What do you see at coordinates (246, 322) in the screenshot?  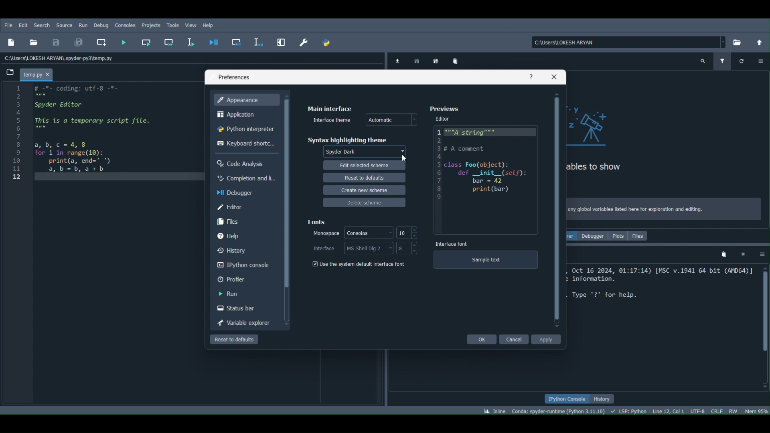 I see `Variable explorer` at bounding box center [246, 322].